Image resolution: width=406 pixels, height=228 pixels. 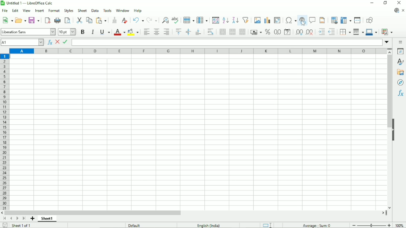 What do you see at coordinates (277, 32) in the screenshot?
I see `Format as number` at bounding box center [277, 32].